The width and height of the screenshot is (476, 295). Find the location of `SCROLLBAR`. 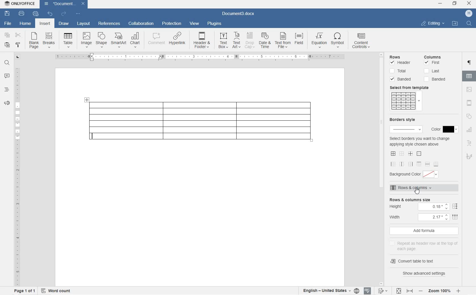

SCROLLBAR is located at coordinates (381, 170).